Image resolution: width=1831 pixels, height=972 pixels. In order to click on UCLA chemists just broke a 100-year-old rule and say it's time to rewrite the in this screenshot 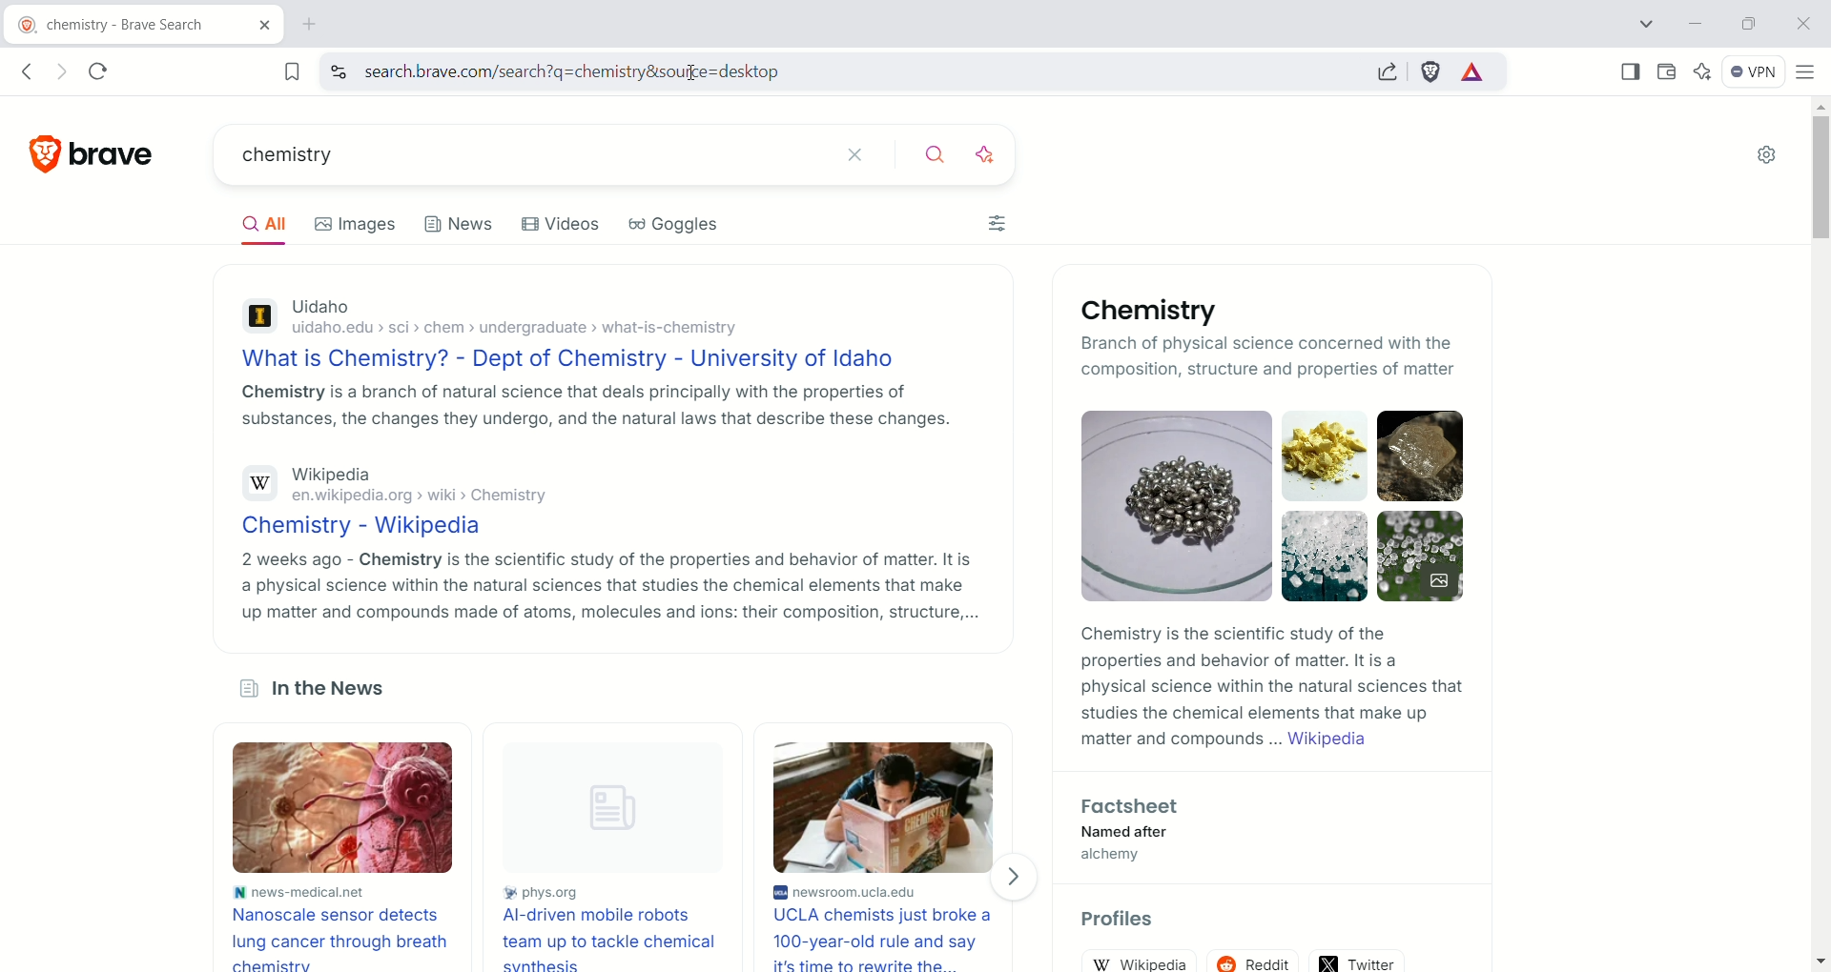, I will do `click(889, 939)`.